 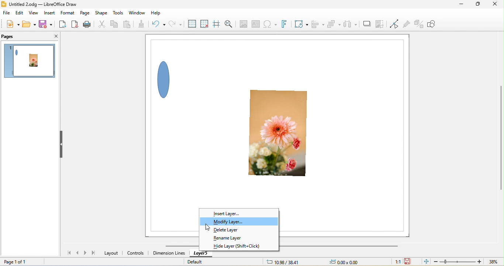 I want to click on shape , so click(x=102, y=13).